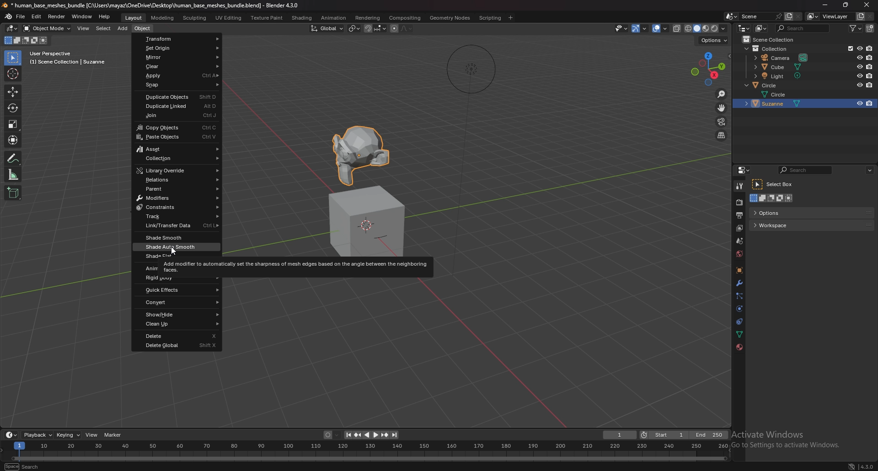 The width and height of the screenshot is (878, 471). Describe the element at coordinates (778, 76) in the screenshot. I see `light` at that location.